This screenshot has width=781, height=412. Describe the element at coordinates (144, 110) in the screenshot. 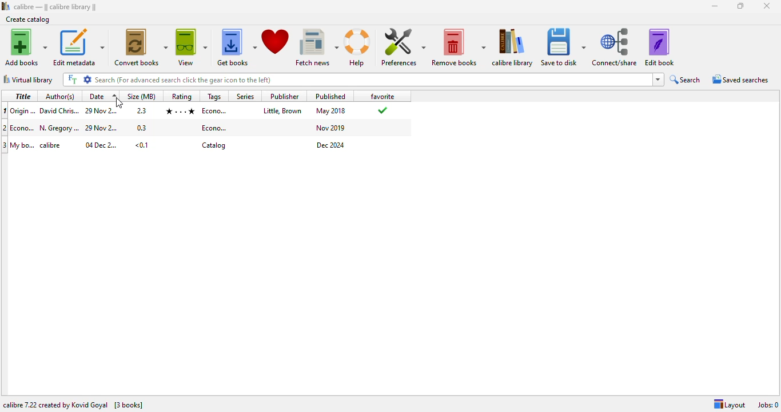

I see `size in mbs` at that location.